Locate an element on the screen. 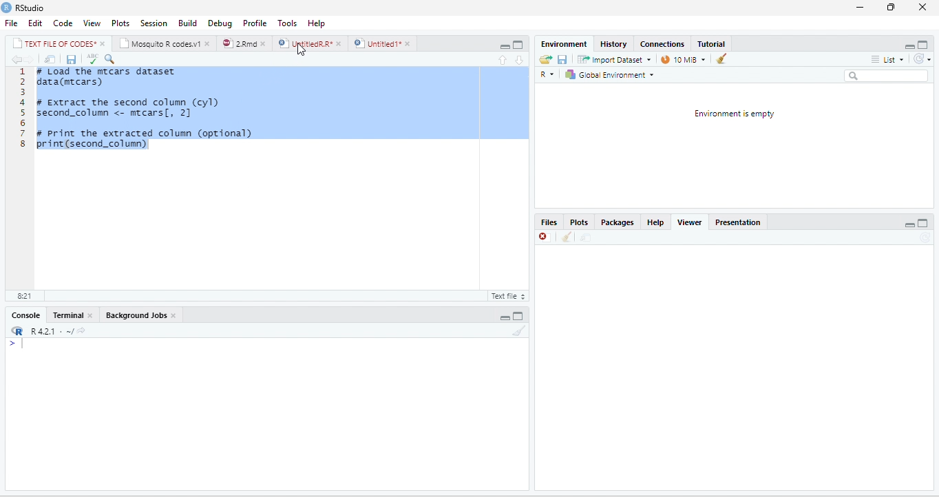  previous  is located at coordinates (15, 59).